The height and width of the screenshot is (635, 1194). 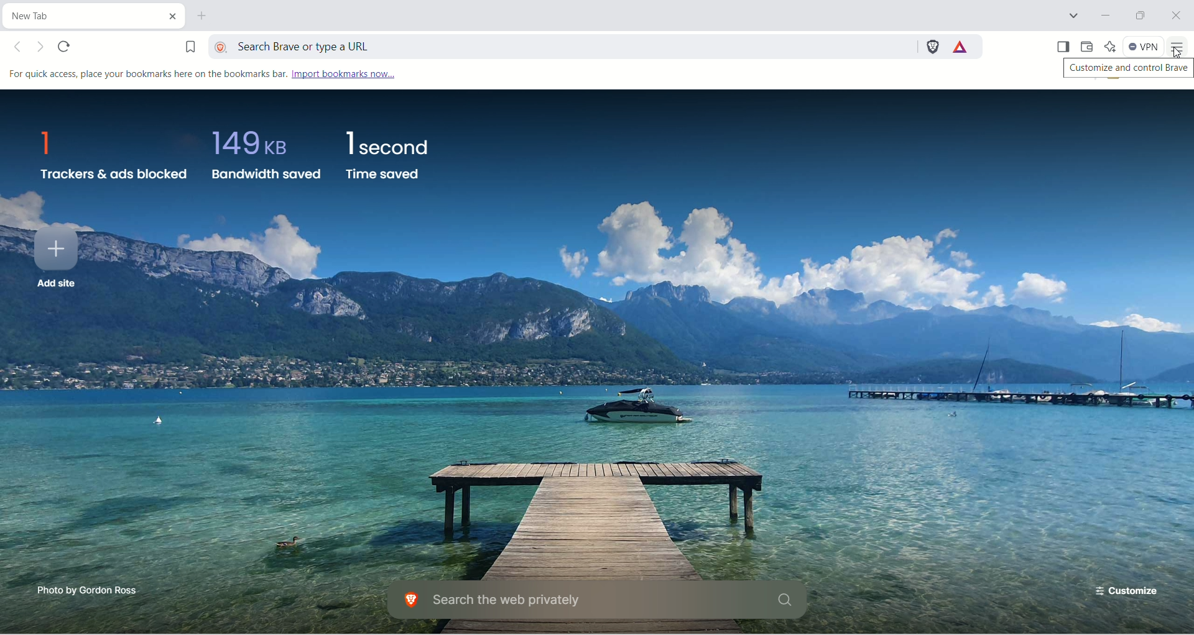 What do you see at coordinates (1144, 46) in the screenshot?
I see `VPN` at bounding box center [1144, 46].